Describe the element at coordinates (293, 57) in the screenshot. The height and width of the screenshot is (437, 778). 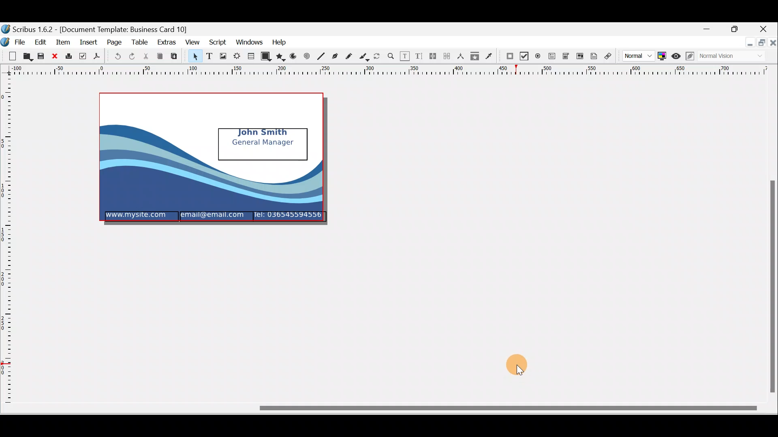
I see `Arc` at that location.